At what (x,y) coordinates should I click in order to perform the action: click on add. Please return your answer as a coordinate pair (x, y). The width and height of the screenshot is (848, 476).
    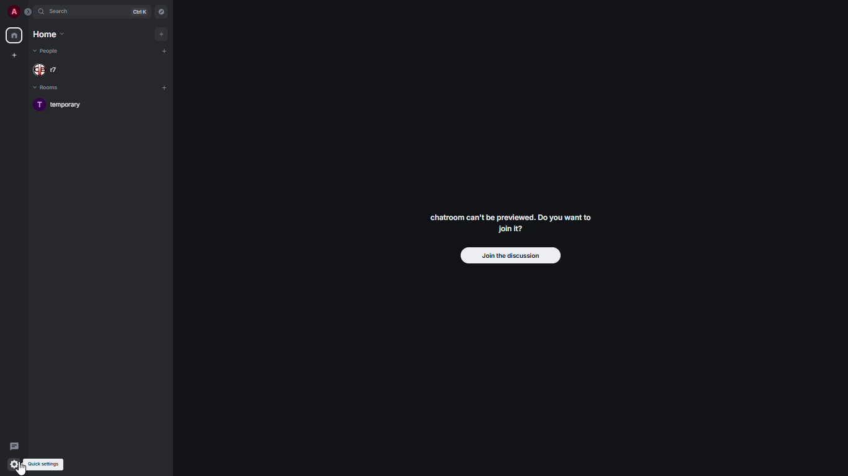
    Looking at the image, I should click on (166, 51).